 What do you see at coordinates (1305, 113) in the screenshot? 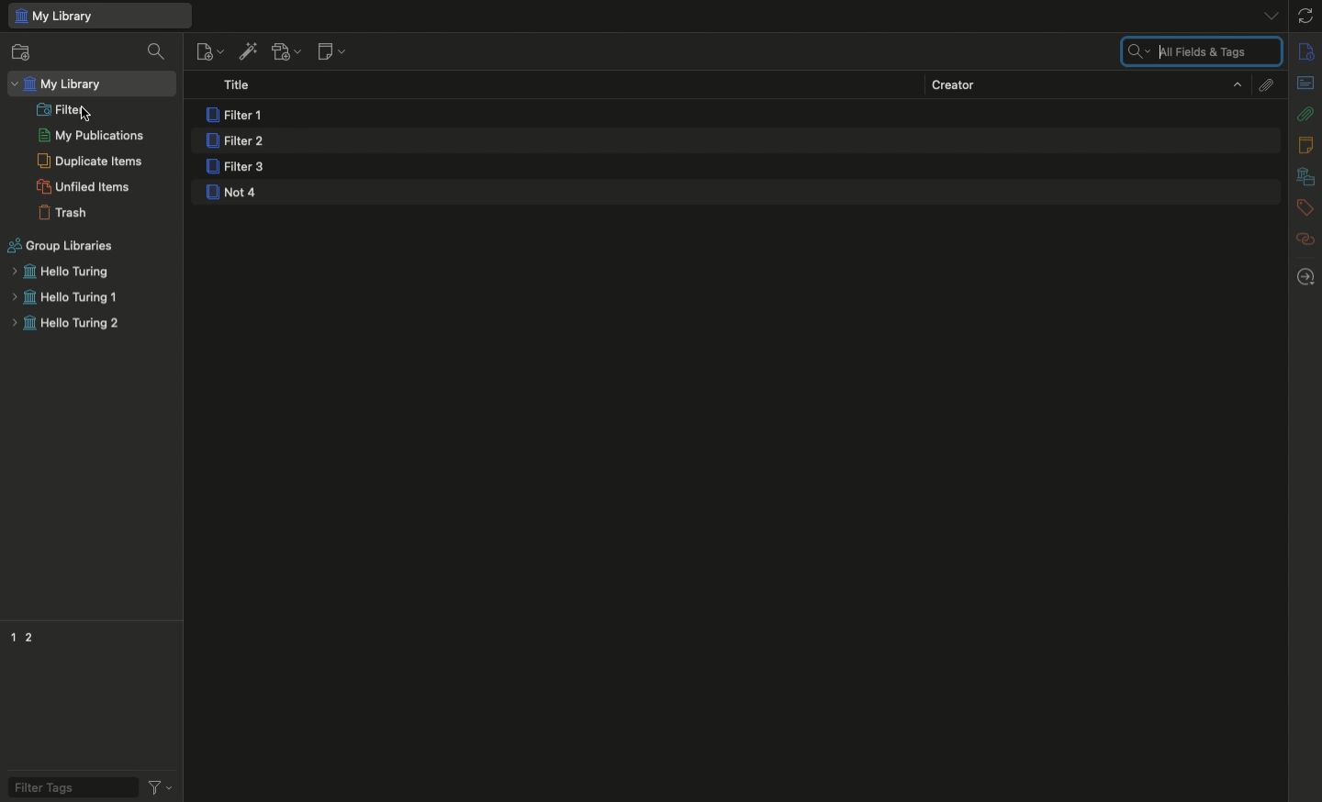
I see `Attachments` at bounding box center [1305, 113].